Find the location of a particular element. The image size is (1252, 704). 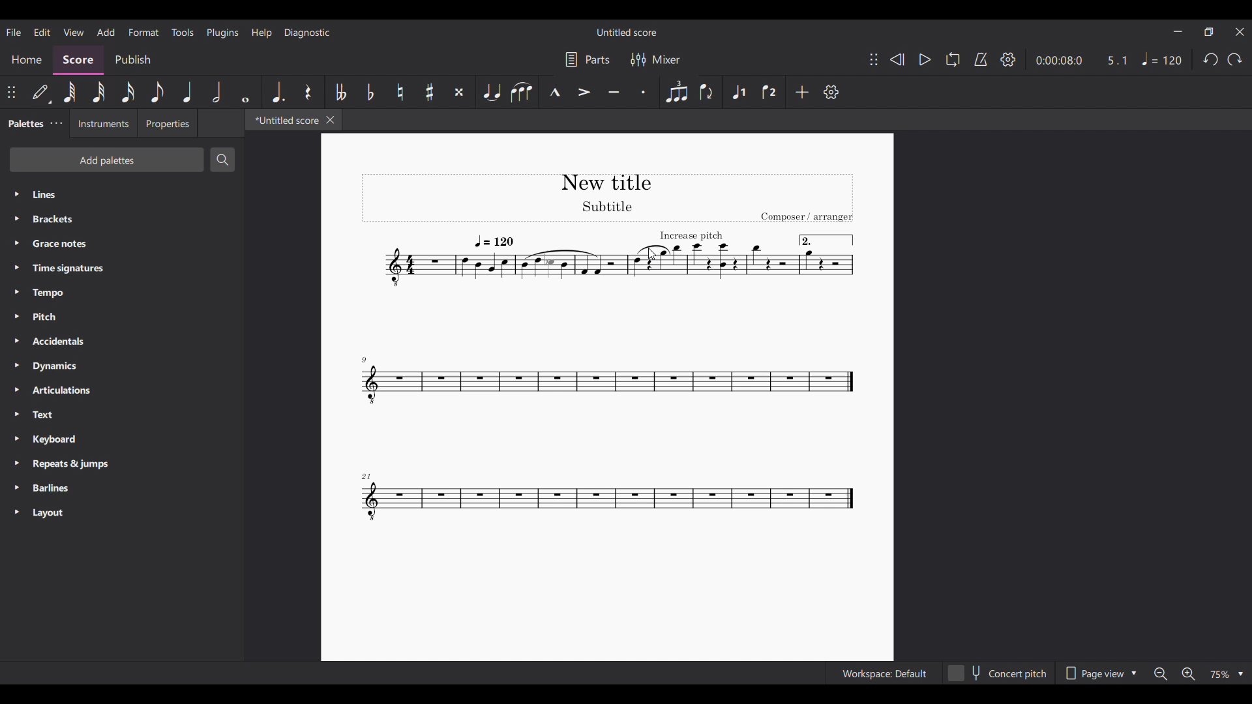

Zoom out is located at coordinates (1161, 673).